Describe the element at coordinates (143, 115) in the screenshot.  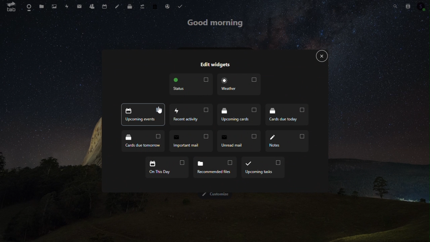
I see `Upcoming events` at that location.